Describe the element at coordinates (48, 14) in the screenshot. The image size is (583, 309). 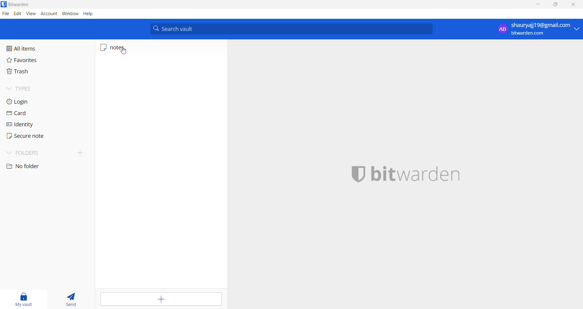
I see `account` at that location.